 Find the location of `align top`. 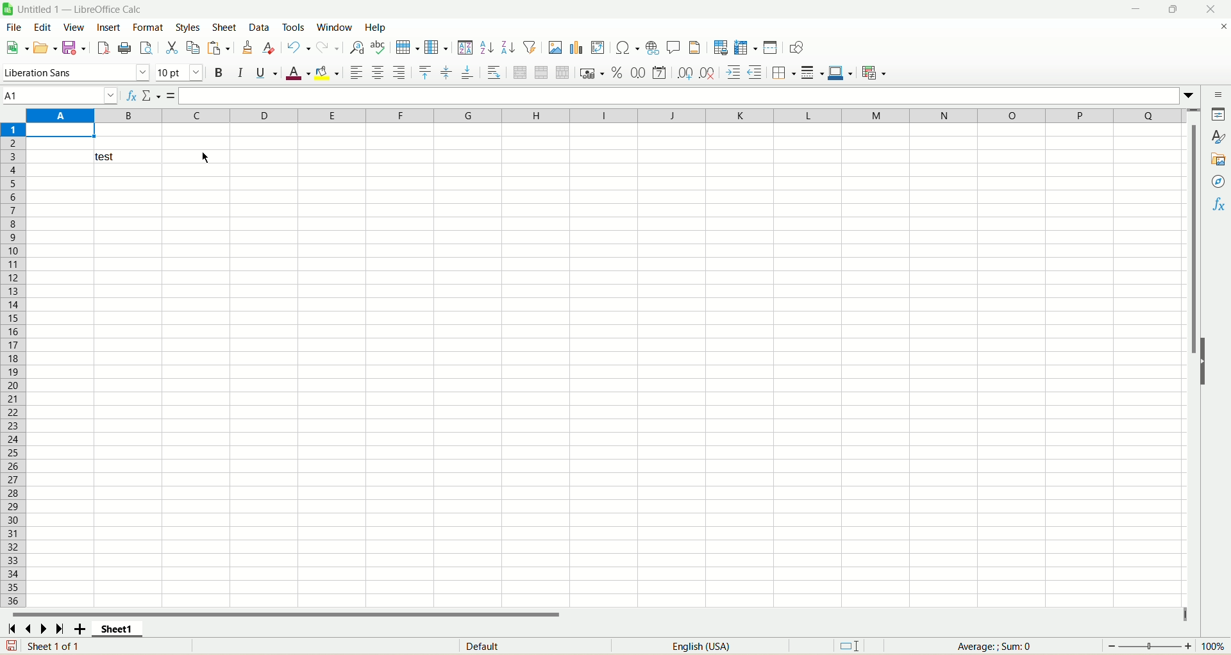

align top is located at coordinates (425, 72).